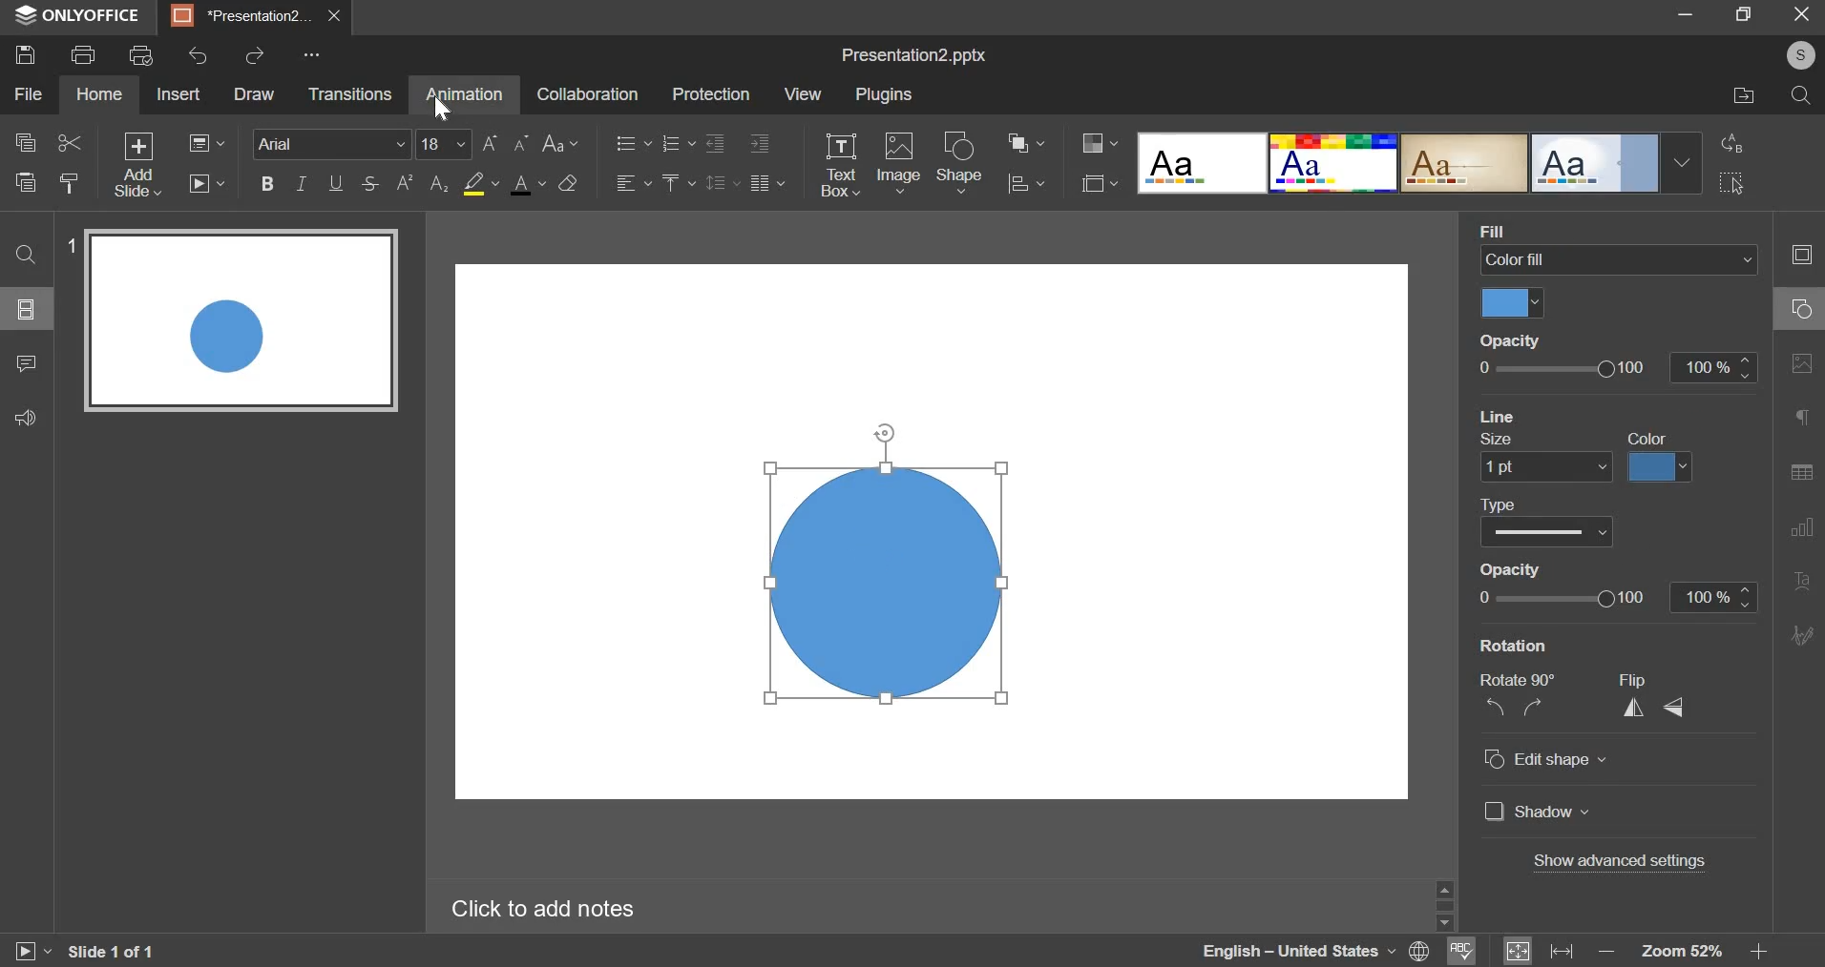 The image size is (1825, 967). What do you see at coordinates (1098, 186) in the screenshot?
I see `select slide size` at bounding box center [1098, 186].